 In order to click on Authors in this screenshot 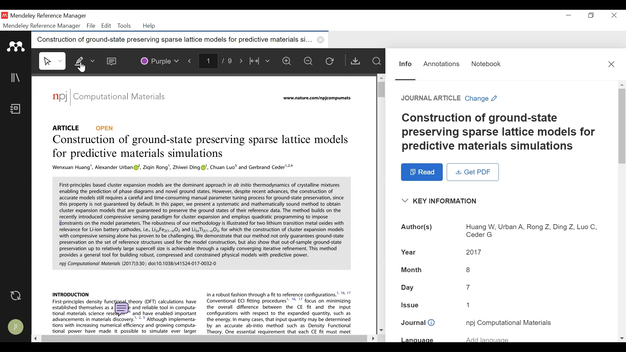, I will do `click(417, 228)`.